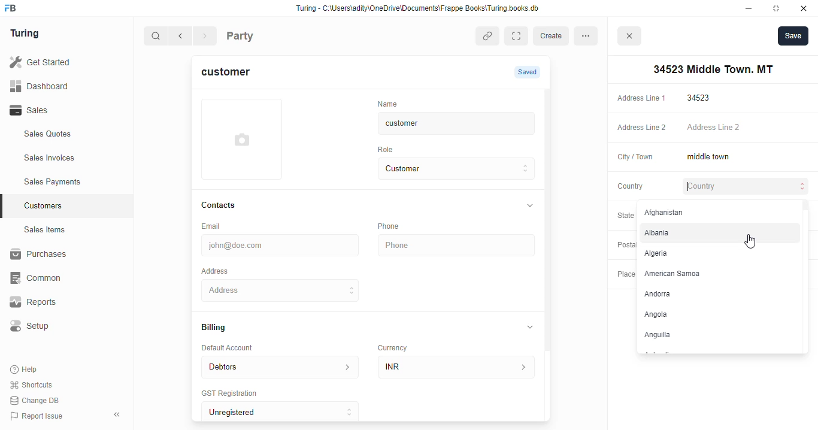 The image size is (818, 430). What do you see at coordinates (793, 35) in the screenshot?
I see `Save` at bounding box center [793, 35].